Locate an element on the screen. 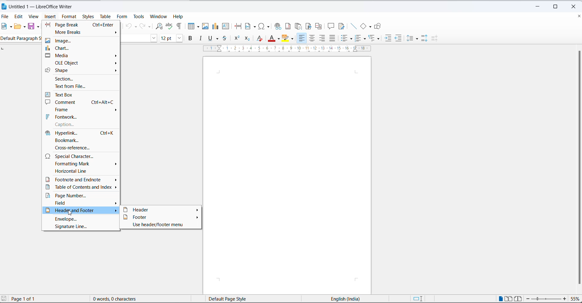 The image size is (582, 303). insert endnote is located at coordinates (298, 26).